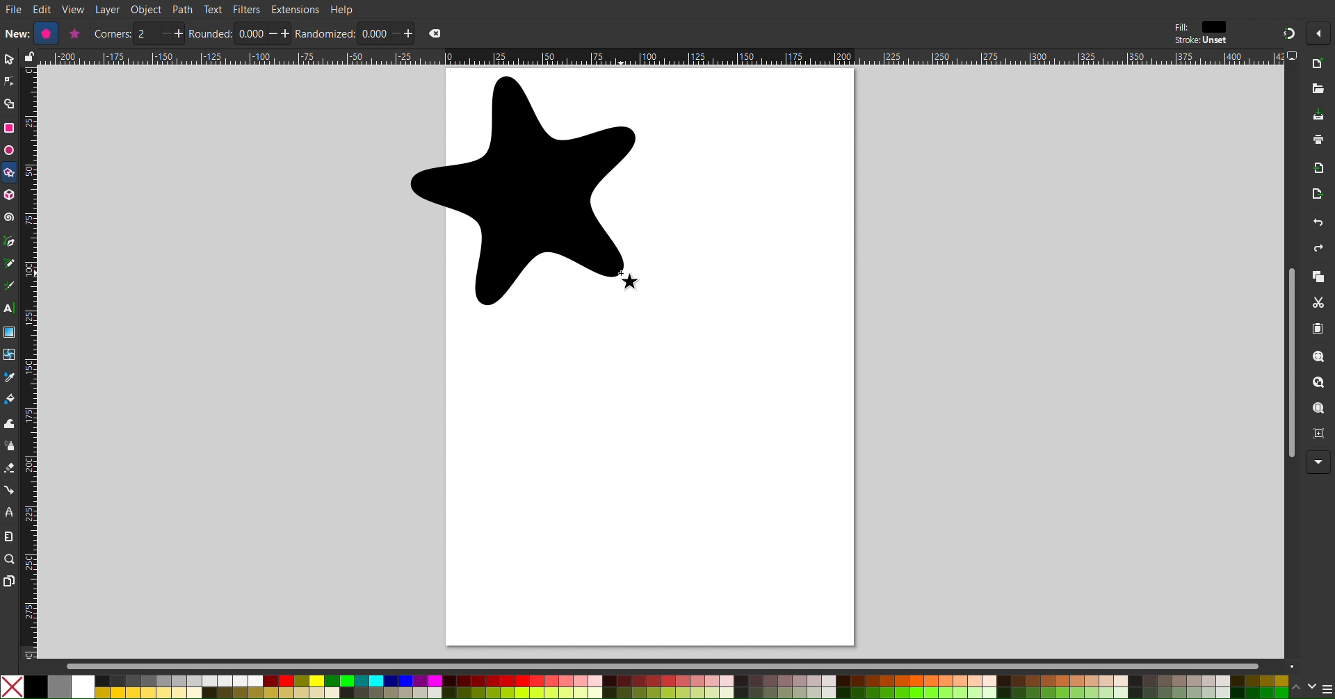 This screenshot has width=1335, height=699. What do you see at coordinates (1320, 437) in the screenshot?
I see `Zoom Center Page` at bounding box center [1320, 437].